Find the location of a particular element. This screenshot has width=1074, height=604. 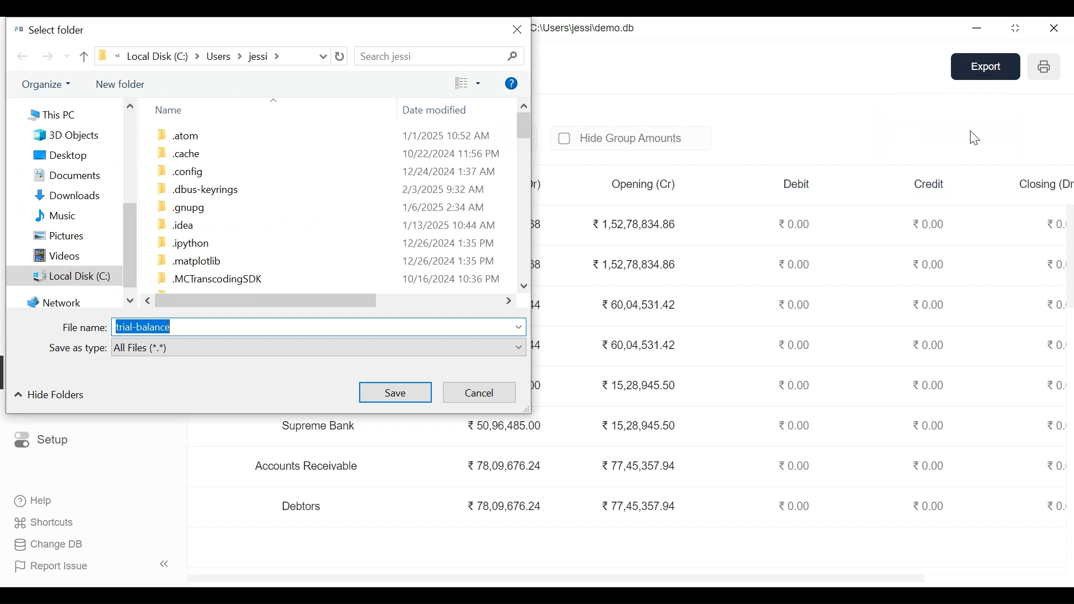

0.00 is located at coordinates (929, 425).